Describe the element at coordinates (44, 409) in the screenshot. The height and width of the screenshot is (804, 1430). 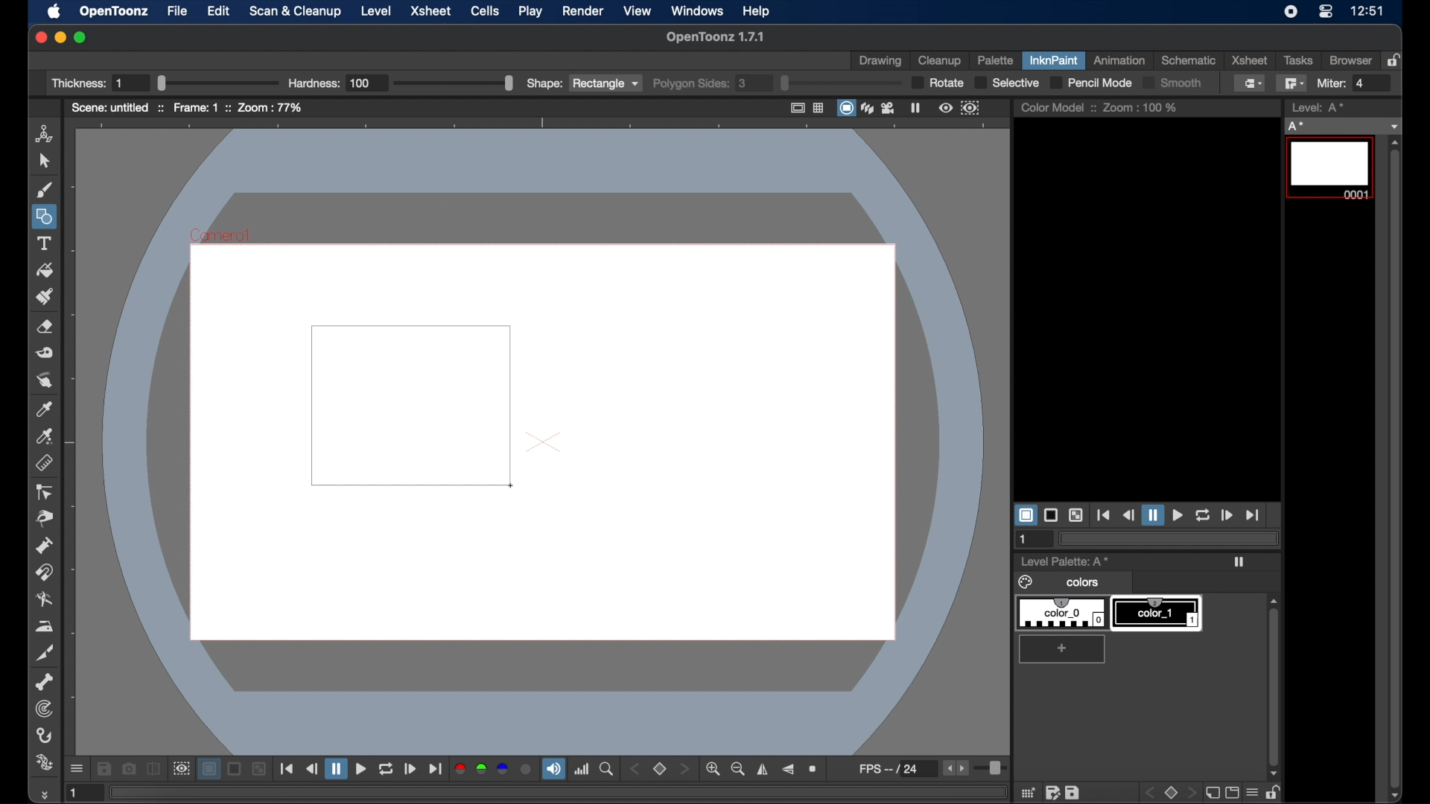
I see `picker tool` at that location.